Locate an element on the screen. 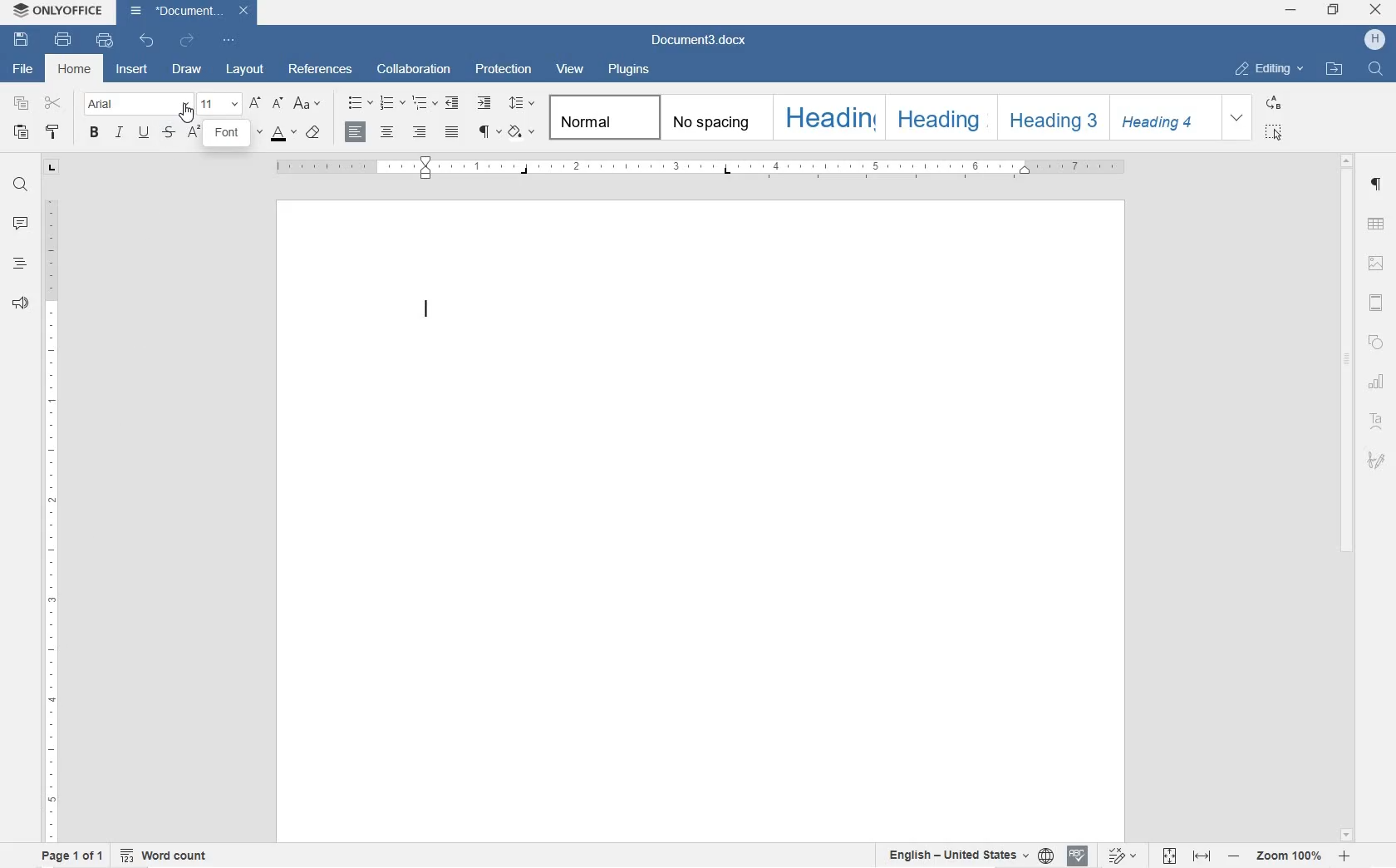 This screenshot has height=868, width=1396. EDITOR is located at coordinates (435, 311).